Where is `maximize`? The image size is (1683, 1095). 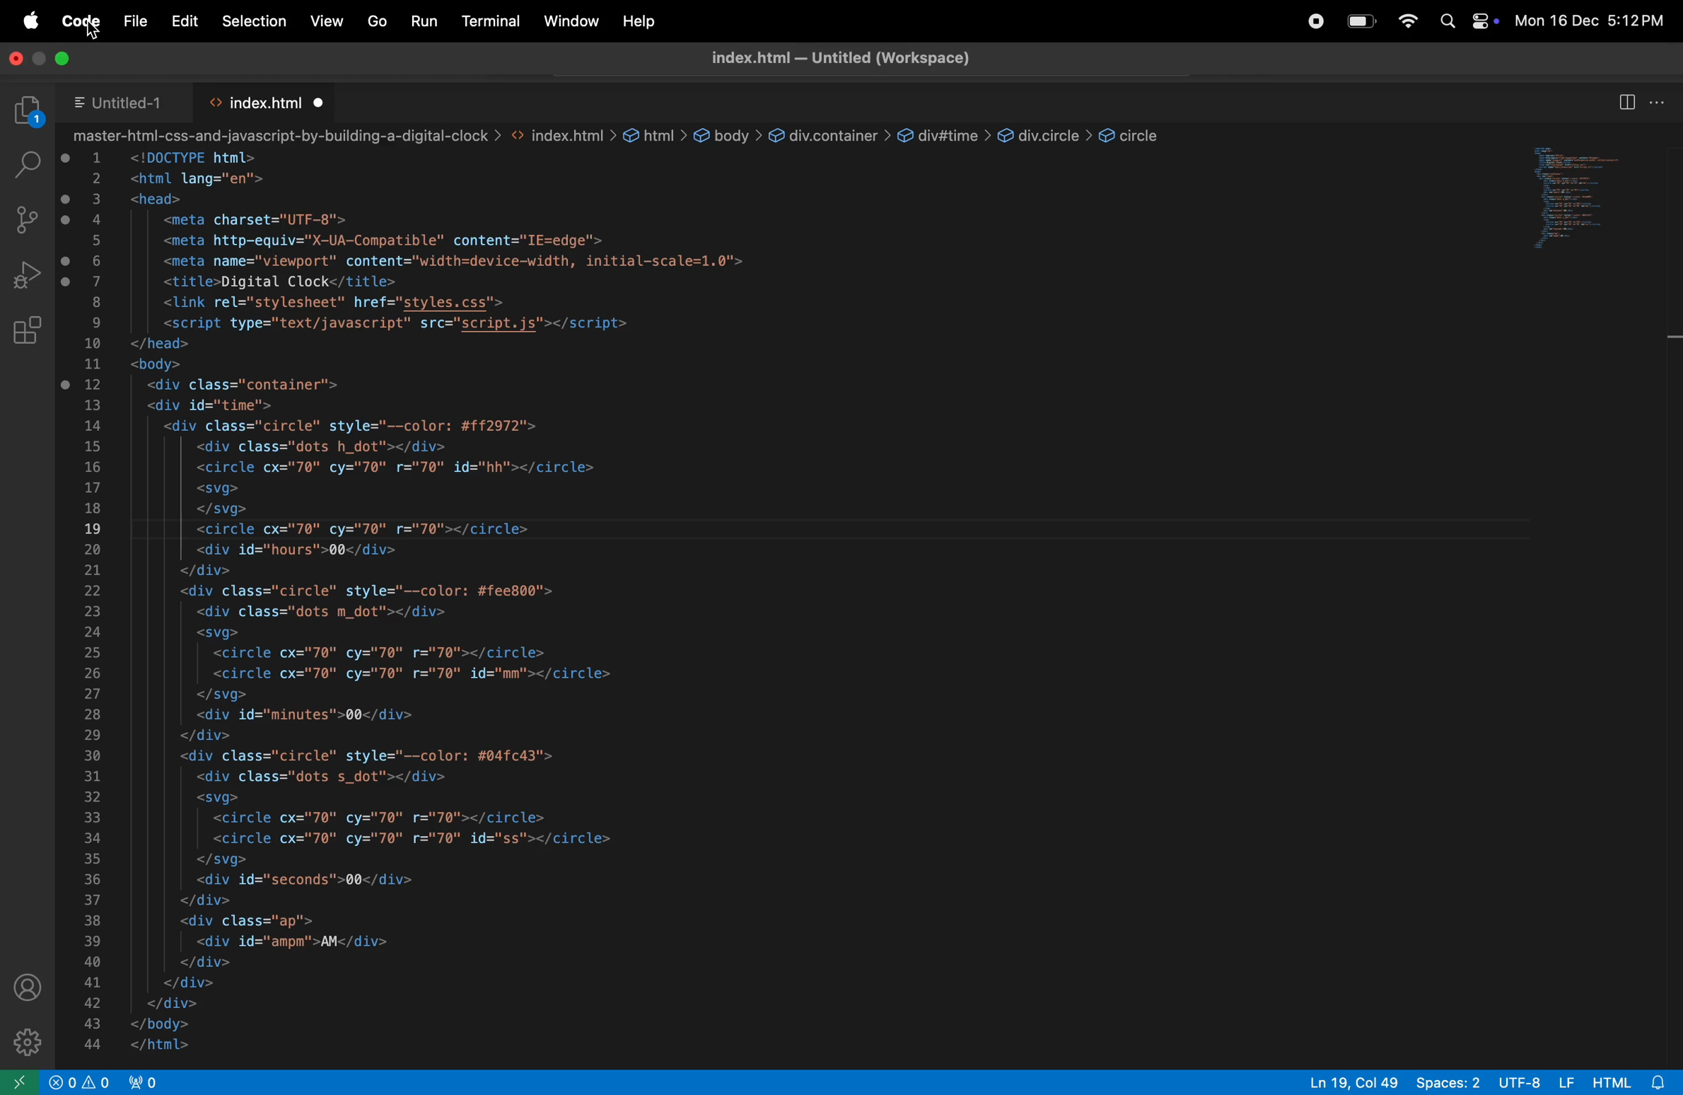
maximize is located at coordinates (69, 60).